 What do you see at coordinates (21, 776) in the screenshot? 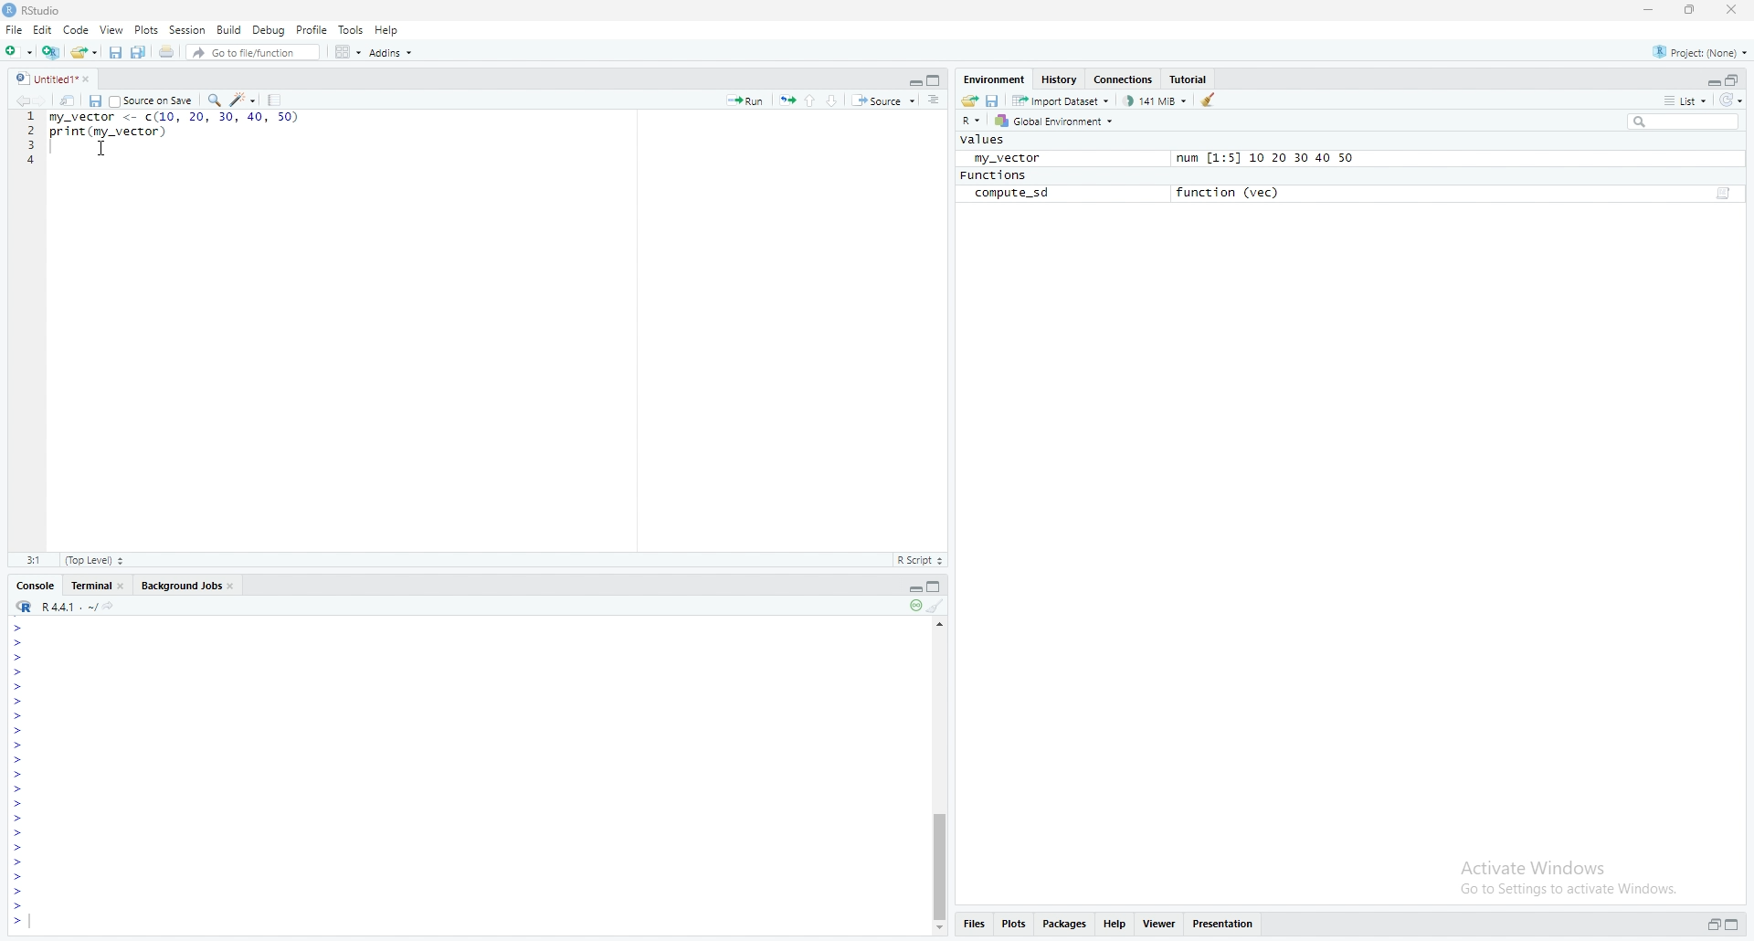
I see `Prompt cursor` at bounding box center [21, 776].